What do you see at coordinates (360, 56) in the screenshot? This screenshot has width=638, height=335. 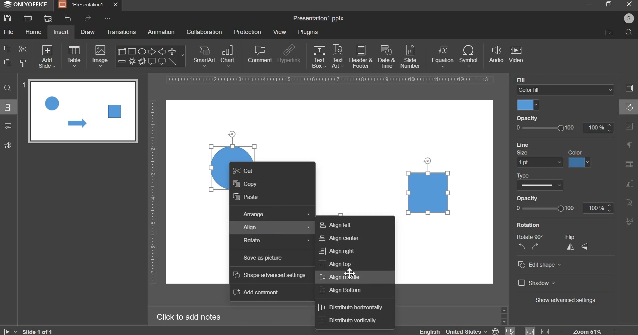 I see `header & footer` at bounding box center [360, 56].